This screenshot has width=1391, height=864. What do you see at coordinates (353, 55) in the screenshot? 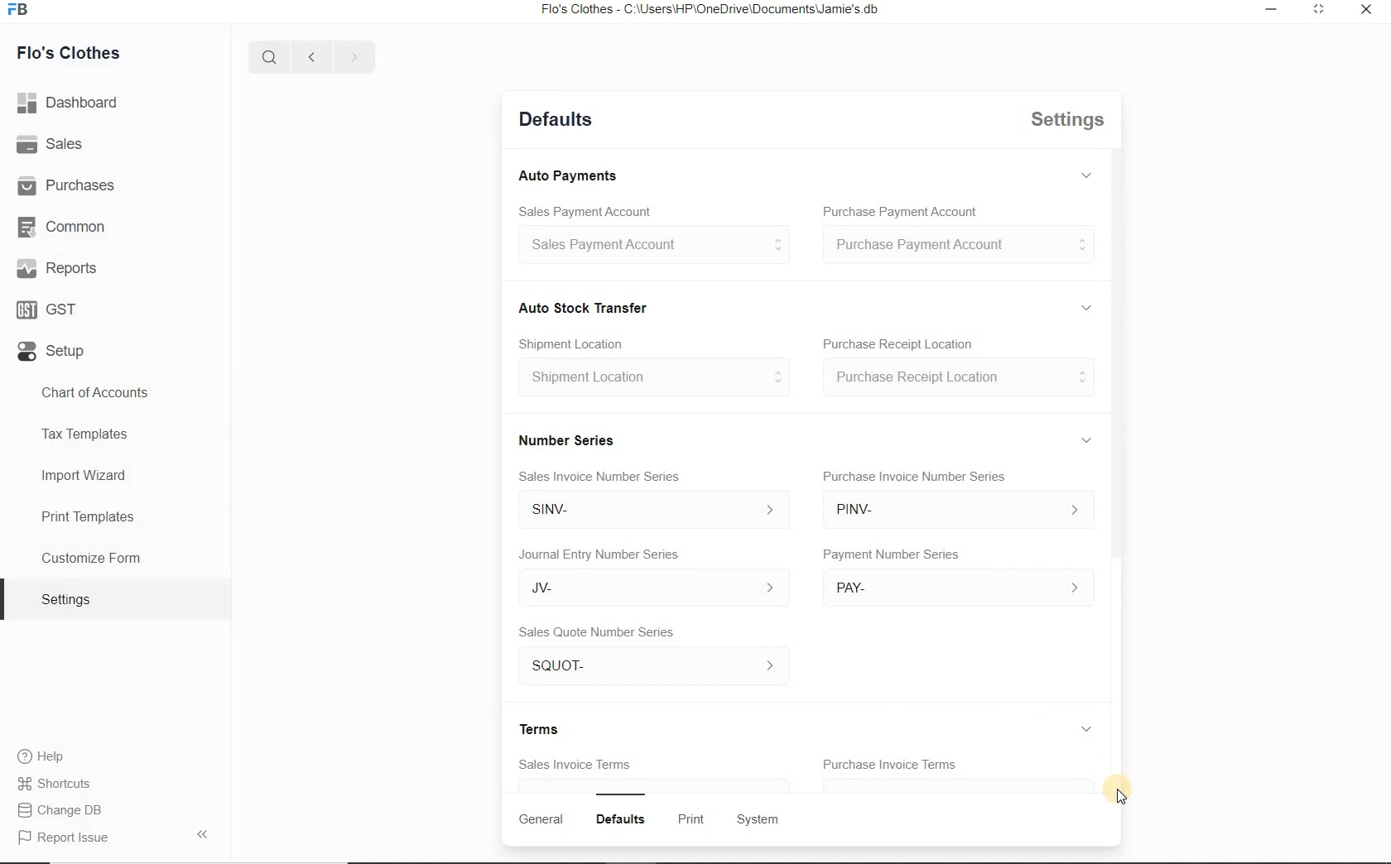
I see `Forward` at bounding box center [353, 55].